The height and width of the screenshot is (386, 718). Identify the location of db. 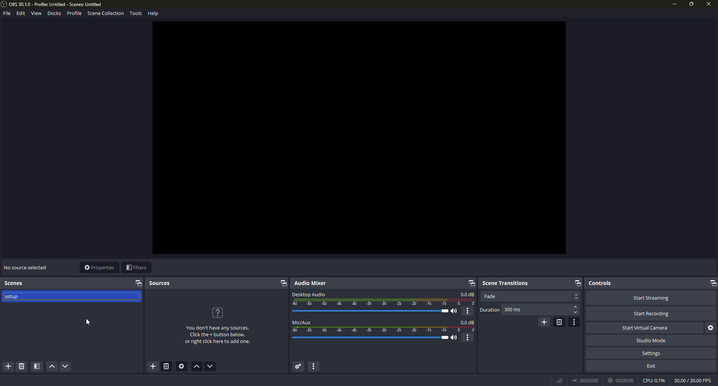
(468, 322).